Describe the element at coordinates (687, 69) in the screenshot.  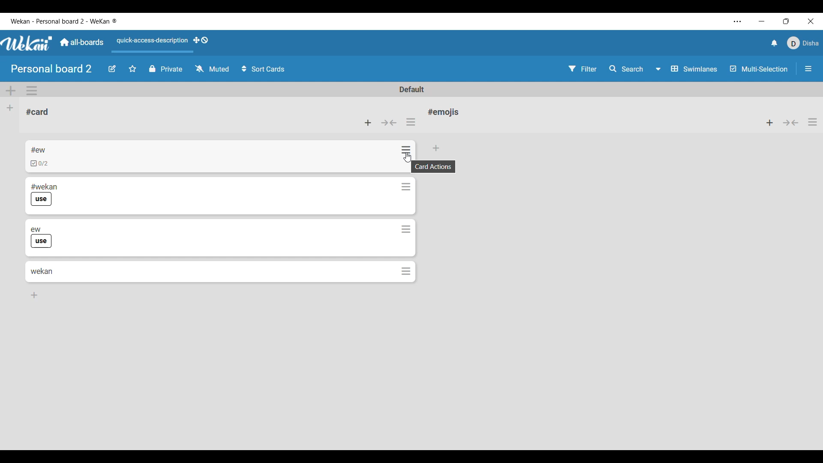
I see `Swimlane and other board view options` at that location.